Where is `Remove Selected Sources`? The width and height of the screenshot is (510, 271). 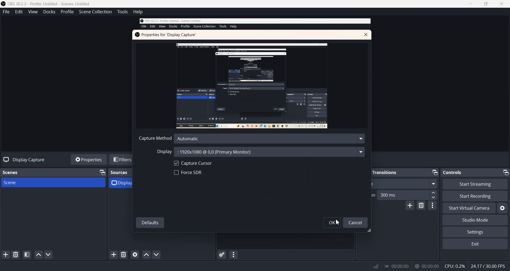 Remove Selected Sources is located at coordinates (124, 255).